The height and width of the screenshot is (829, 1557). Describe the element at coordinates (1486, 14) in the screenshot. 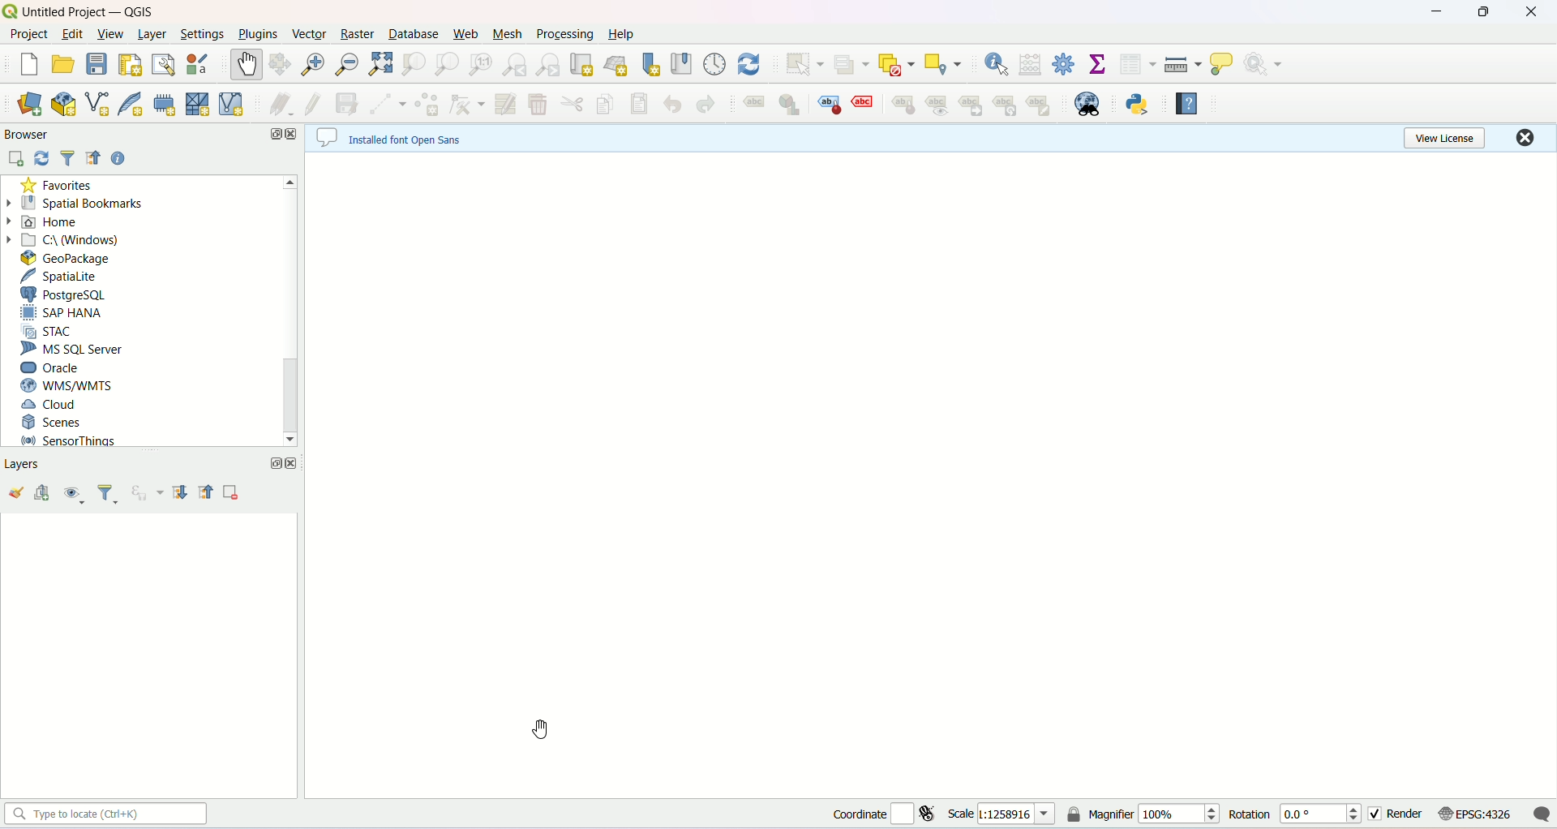

I see `maximize` at that location.